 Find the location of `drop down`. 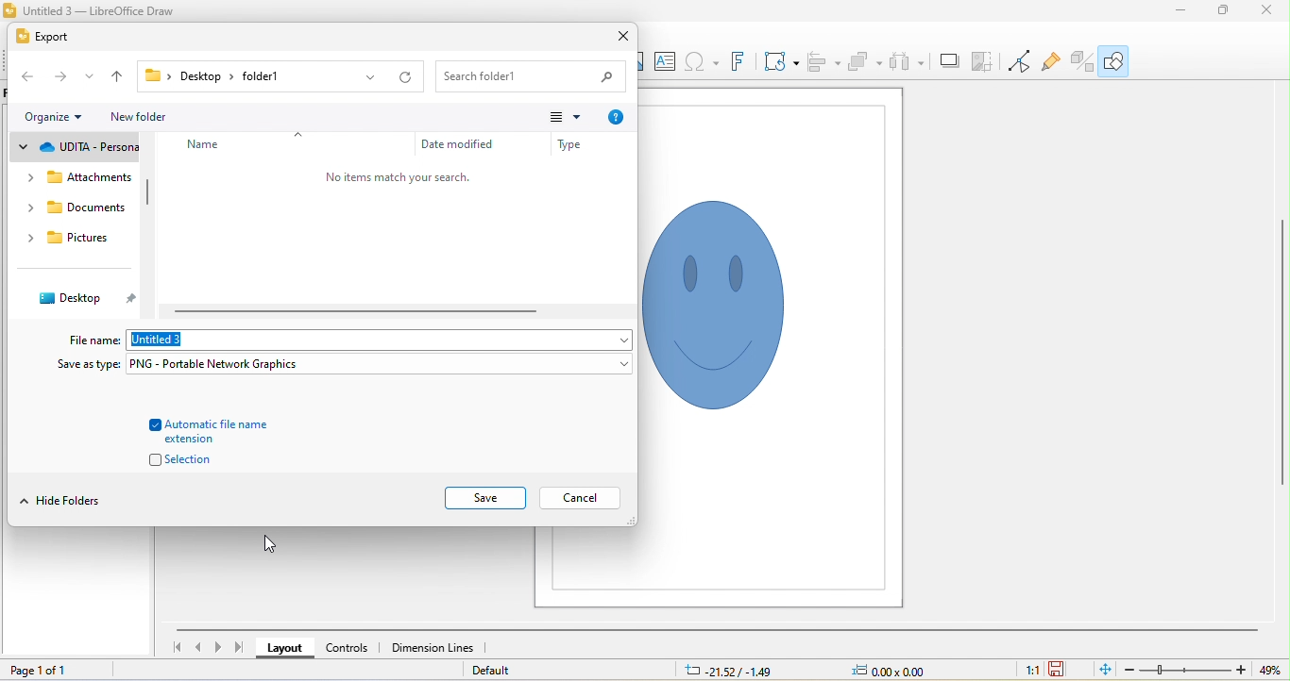

drop down is located at coordinates (373, 79).